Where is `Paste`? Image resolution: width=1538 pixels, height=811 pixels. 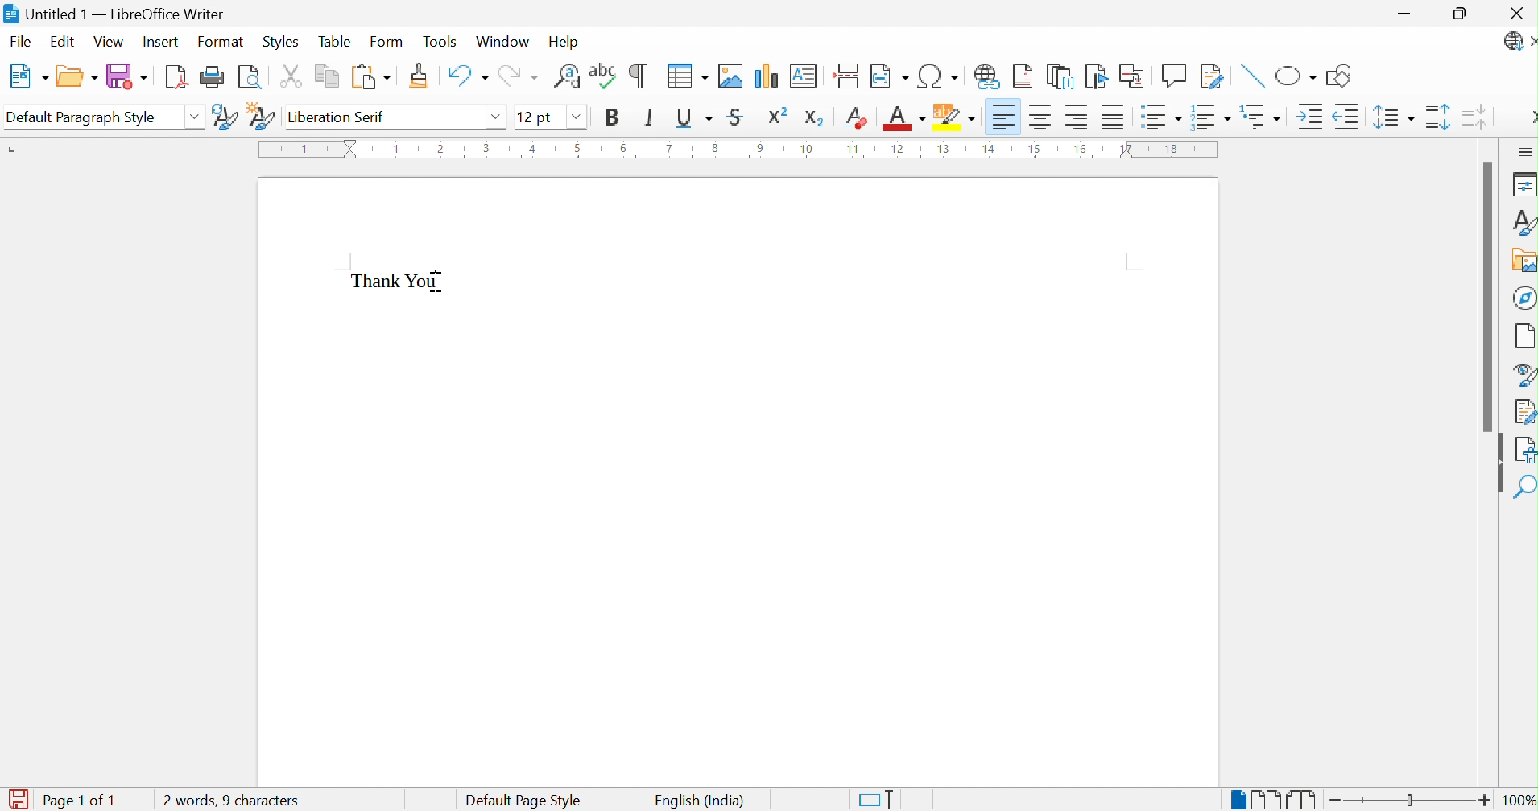 Paste is located at coordinates (371, 77).